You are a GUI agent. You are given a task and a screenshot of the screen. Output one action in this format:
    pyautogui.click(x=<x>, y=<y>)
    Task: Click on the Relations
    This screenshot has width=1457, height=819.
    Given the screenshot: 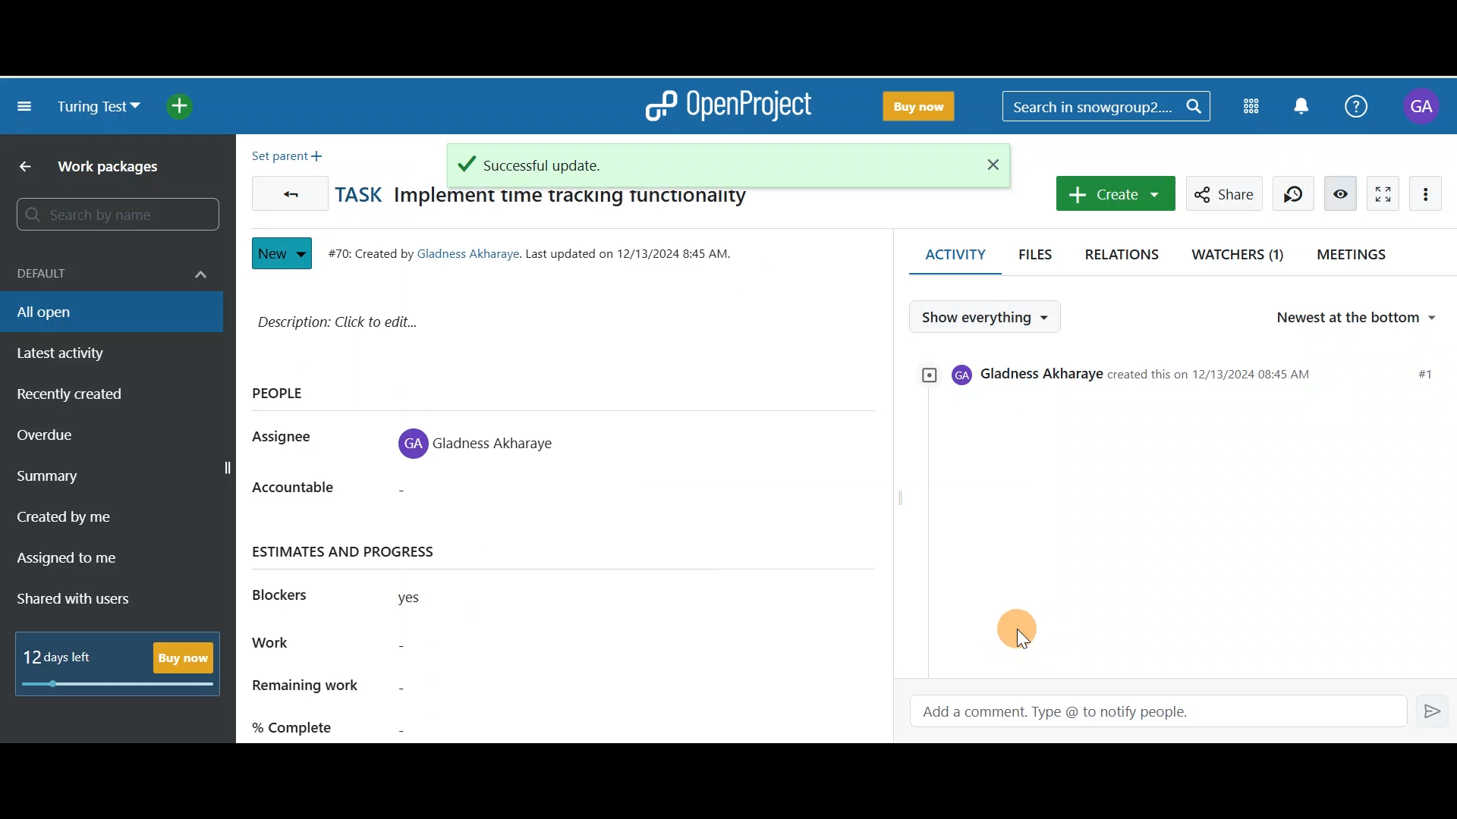 What is the action you would take?
    pyautogui.click(x=1125, y=252)
    